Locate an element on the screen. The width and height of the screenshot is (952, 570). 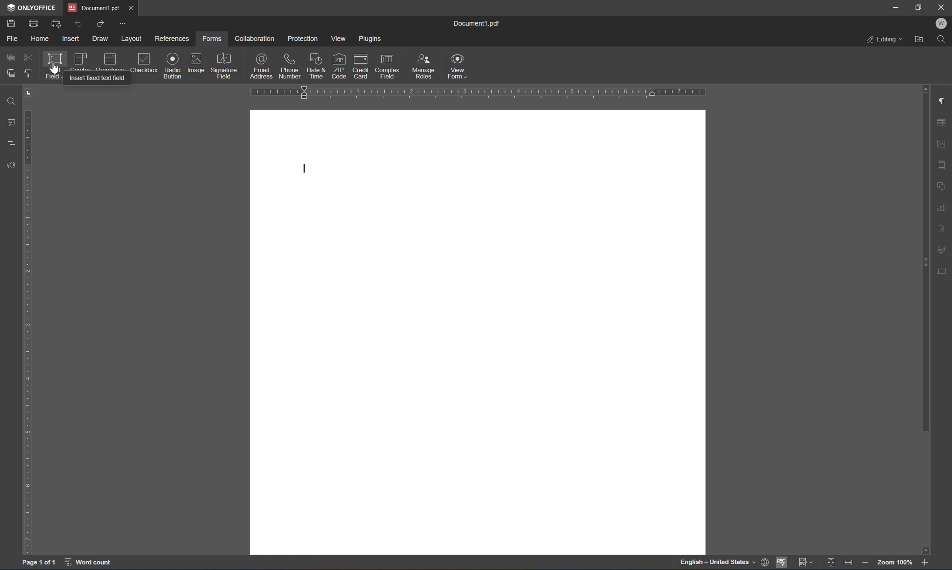
signature settings is located at coordinates (942, 250).